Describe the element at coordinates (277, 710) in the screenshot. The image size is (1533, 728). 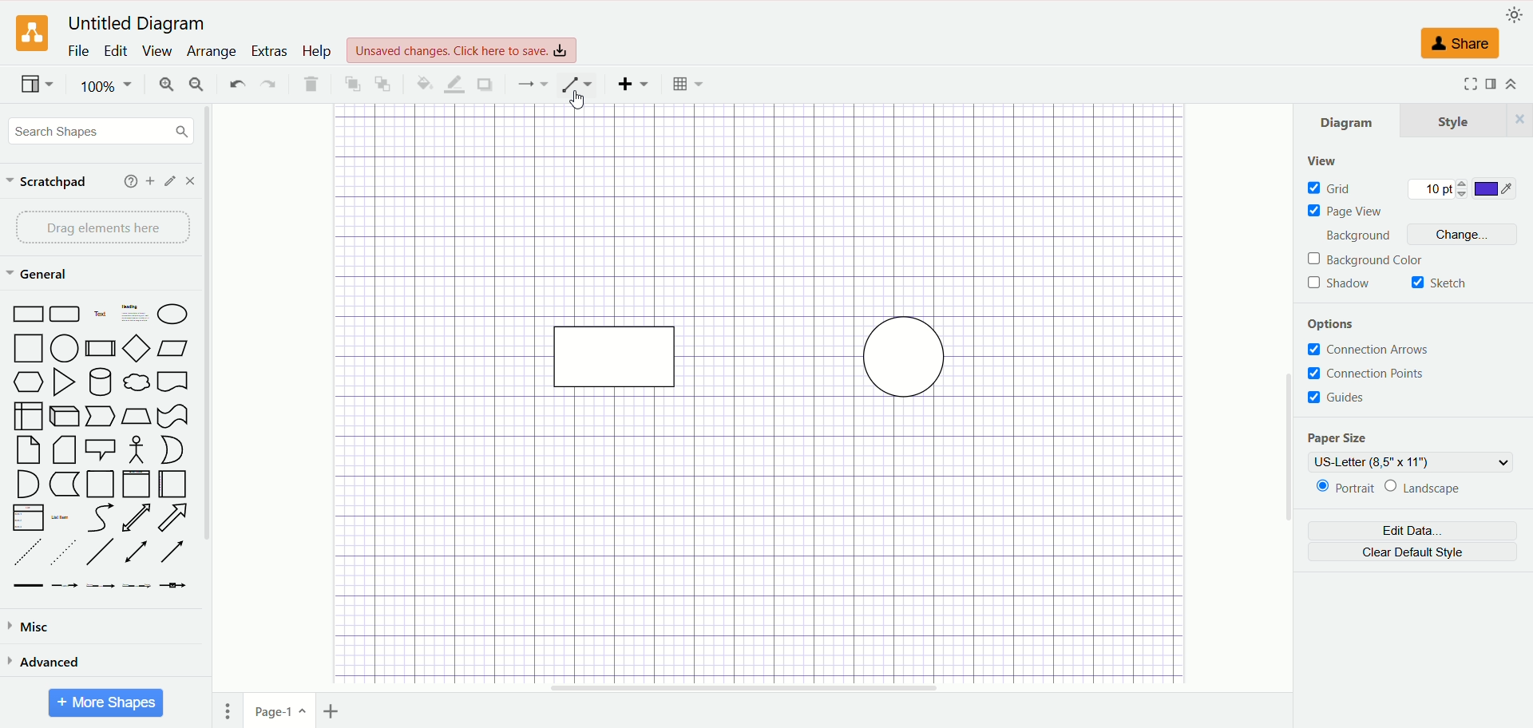
I see `page1` at that location.